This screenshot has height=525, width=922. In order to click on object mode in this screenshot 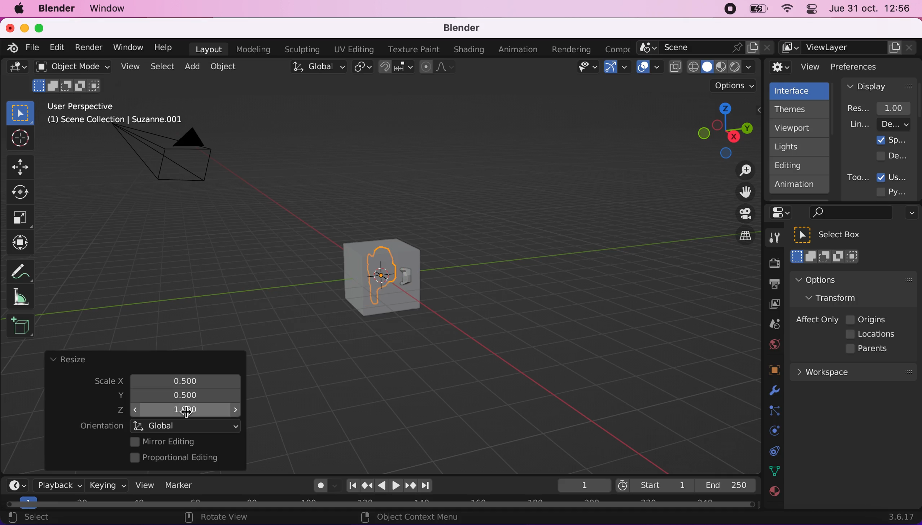, I will do `click(70, 66)`.